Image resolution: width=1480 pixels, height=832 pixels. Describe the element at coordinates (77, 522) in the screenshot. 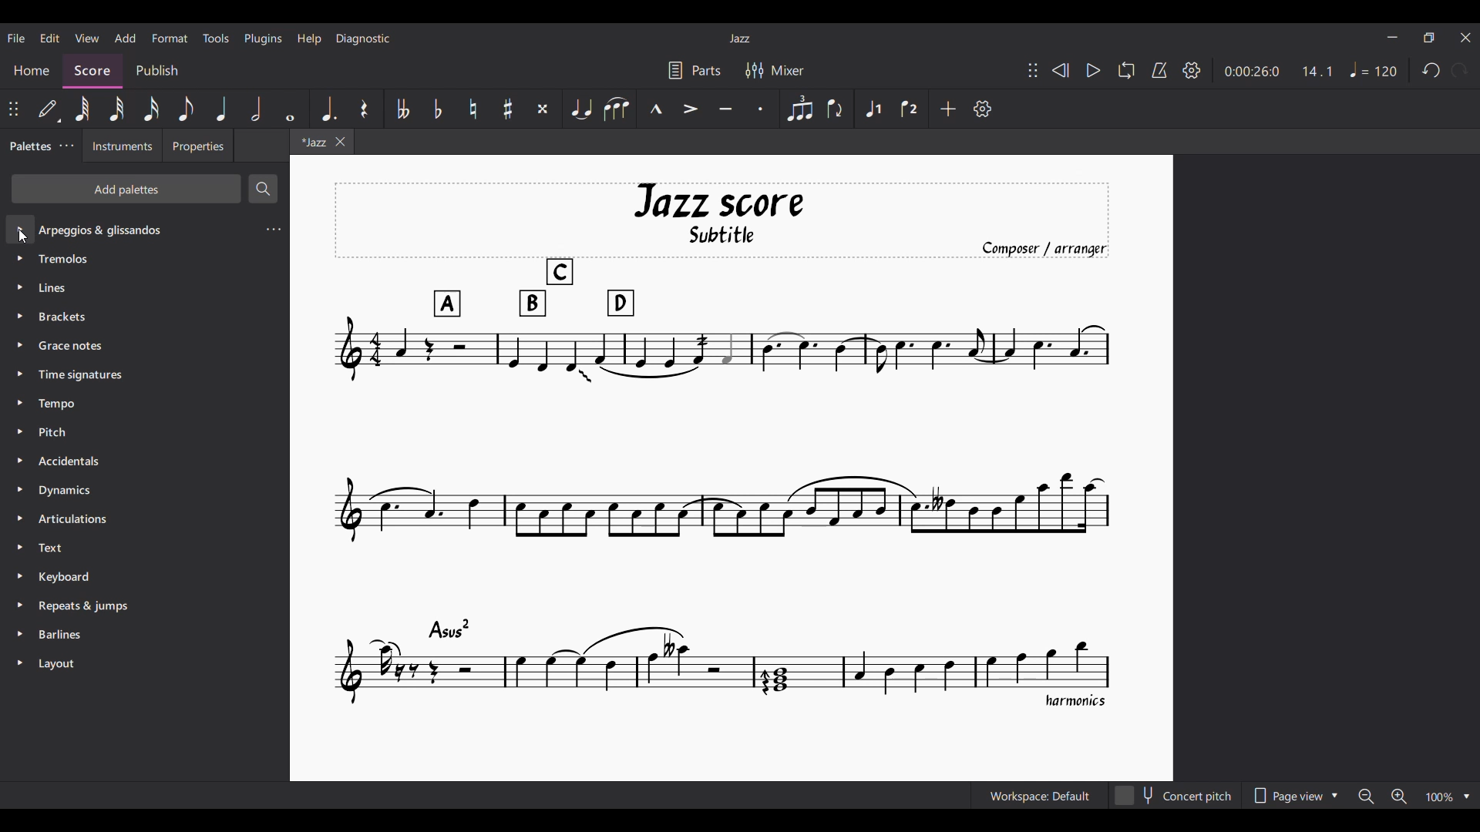

I see `Articulations` at that location.